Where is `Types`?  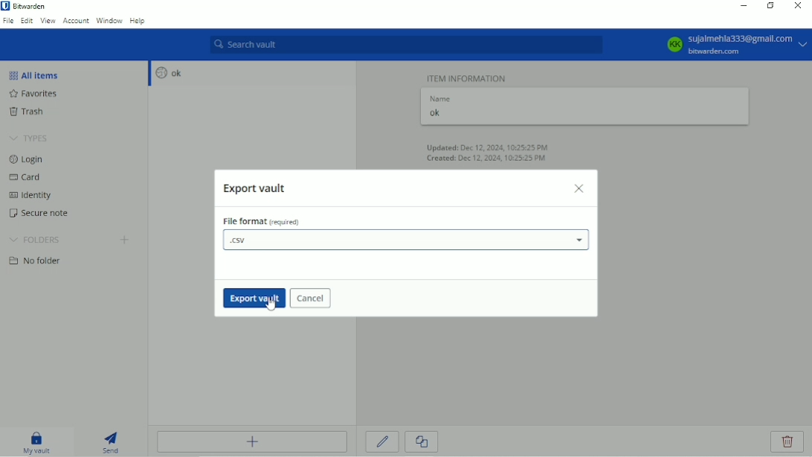
Types is located at coordinates (30, 139).